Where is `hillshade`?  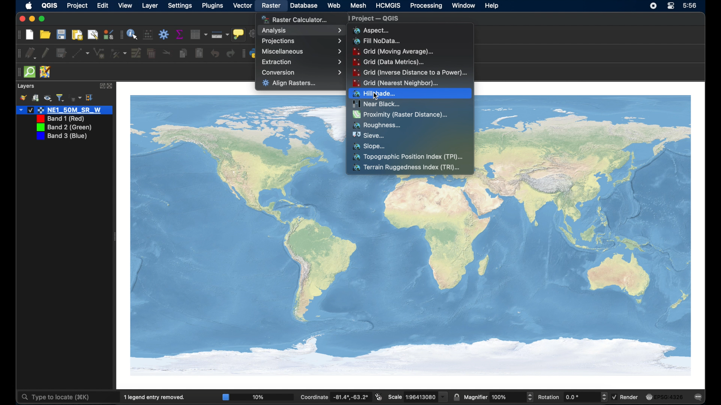
hillshade is located at coordinates (410, 93).